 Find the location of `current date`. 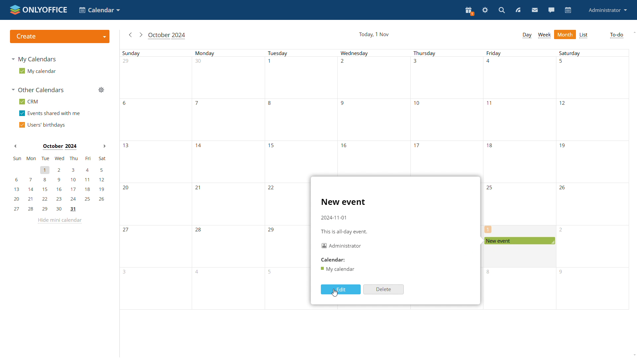

current date is located at coordinates (373, 34).